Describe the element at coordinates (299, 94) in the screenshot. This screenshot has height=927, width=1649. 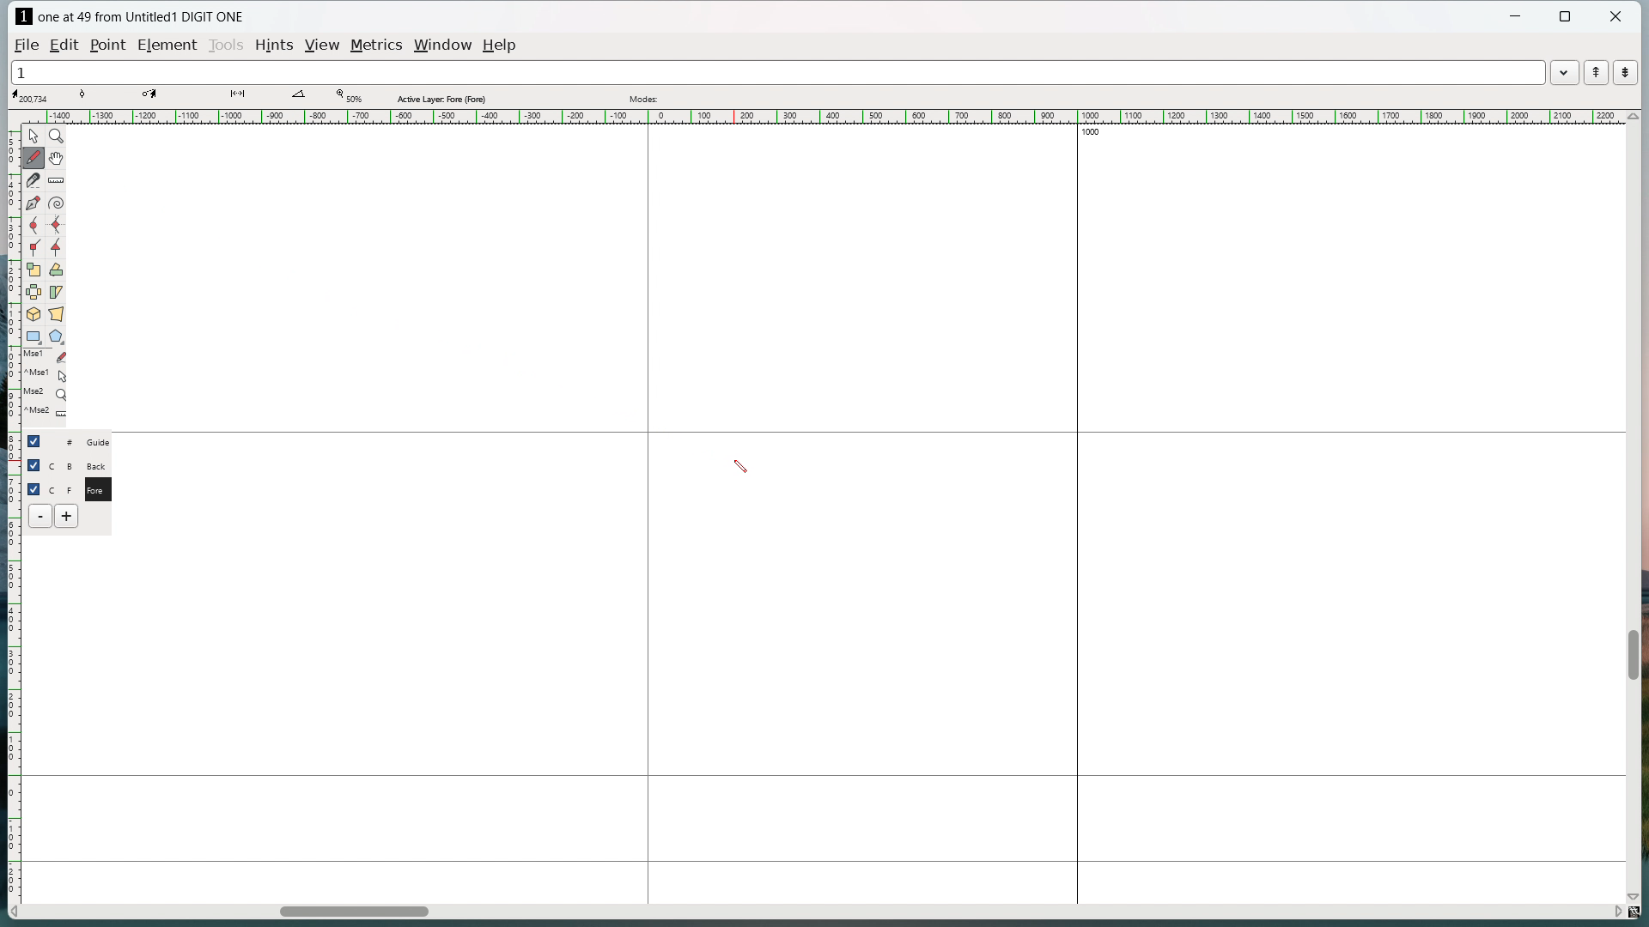
I see `angle between lines` at that location.